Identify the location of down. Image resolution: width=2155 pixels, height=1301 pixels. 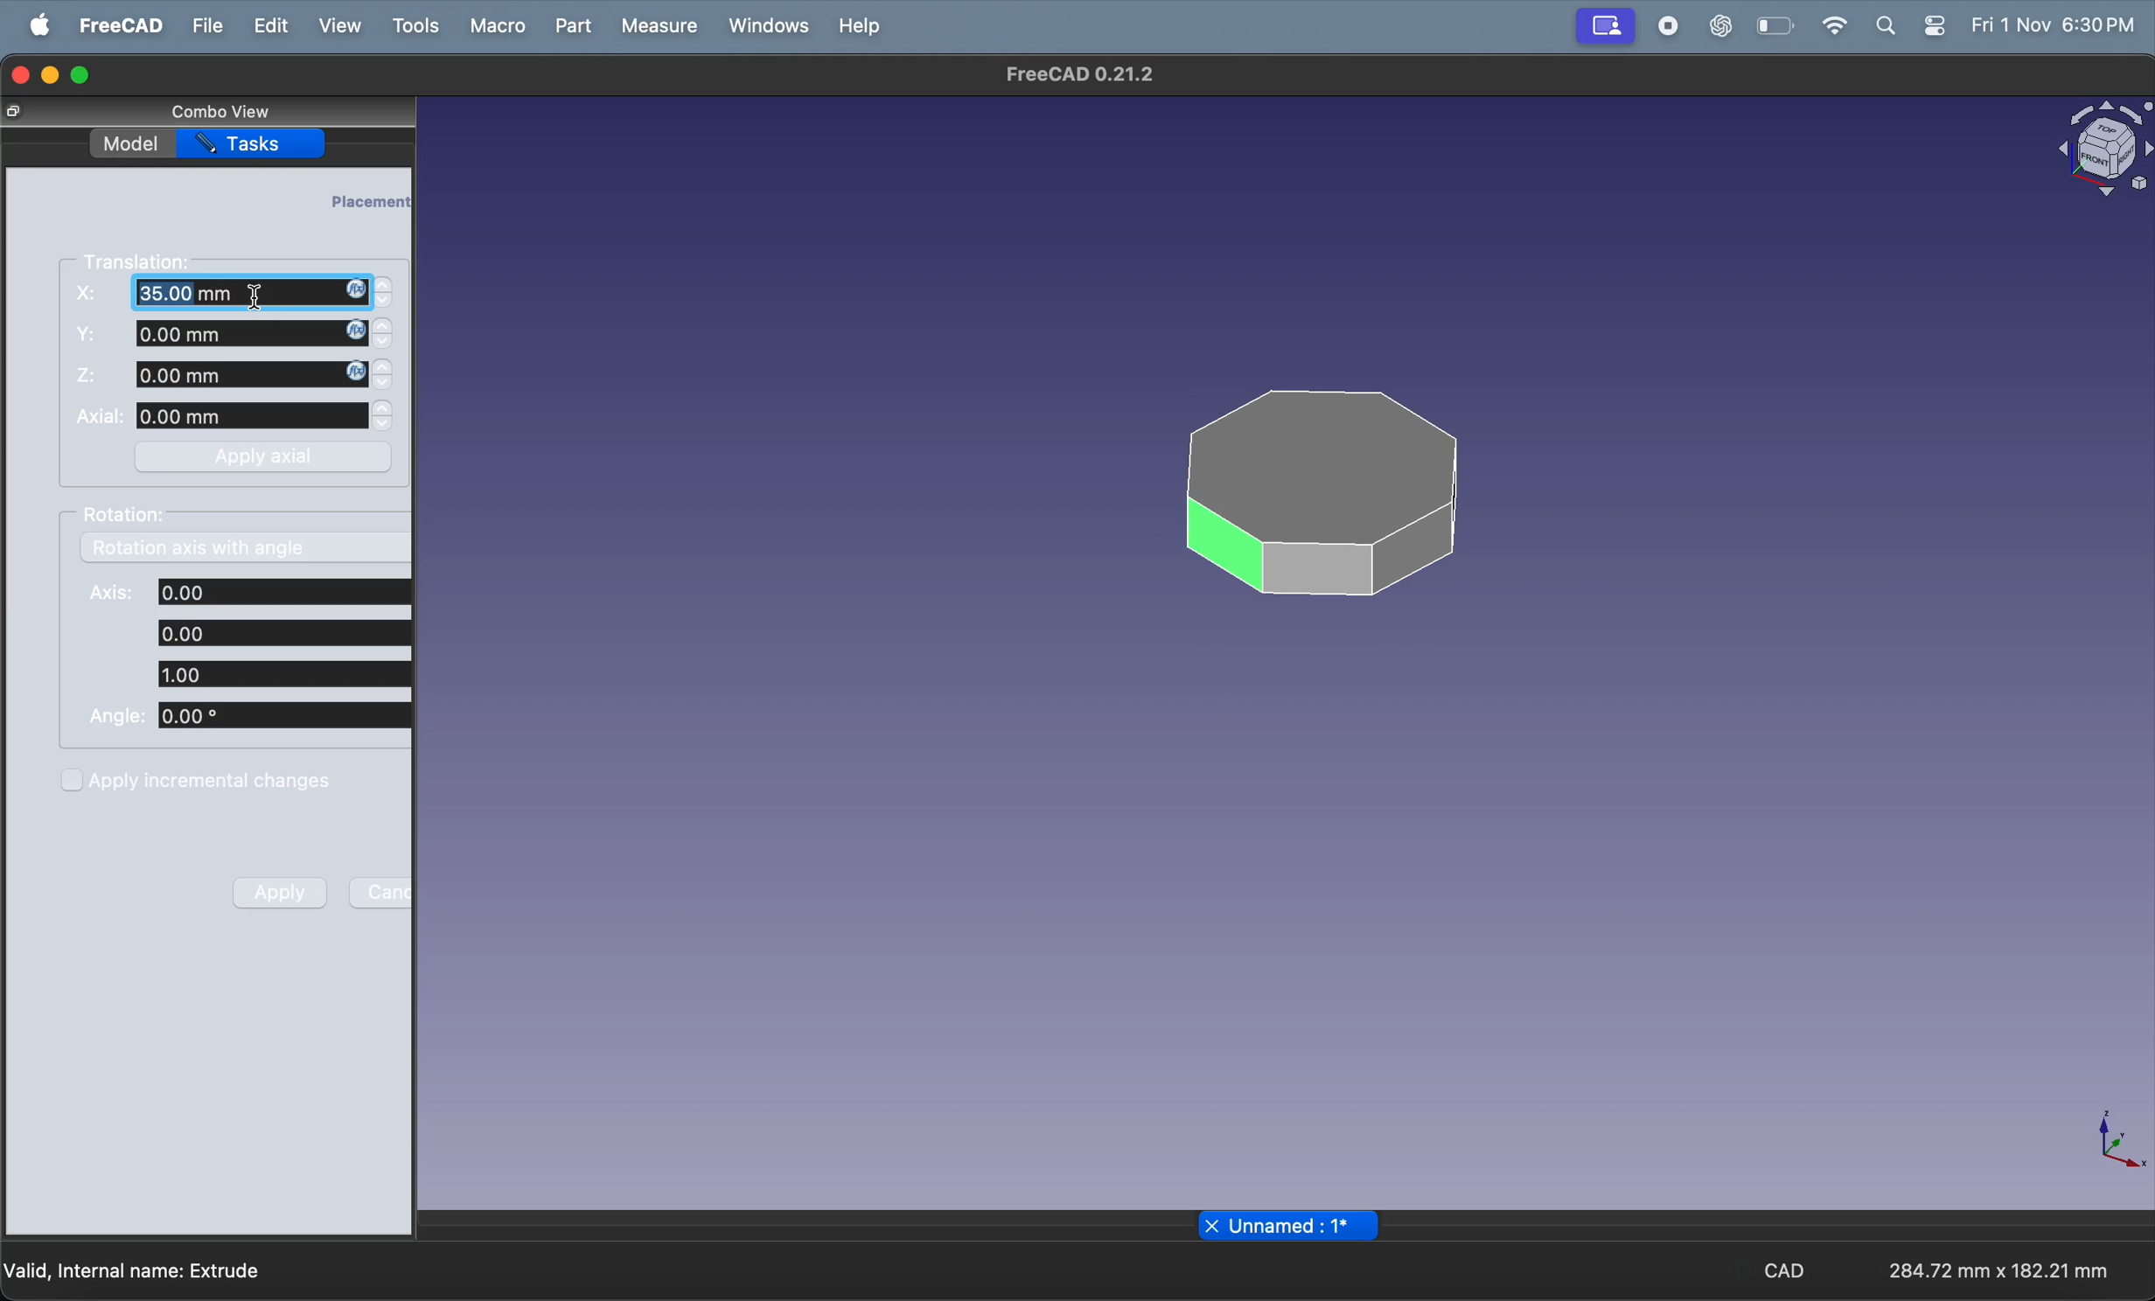
(385, 427).